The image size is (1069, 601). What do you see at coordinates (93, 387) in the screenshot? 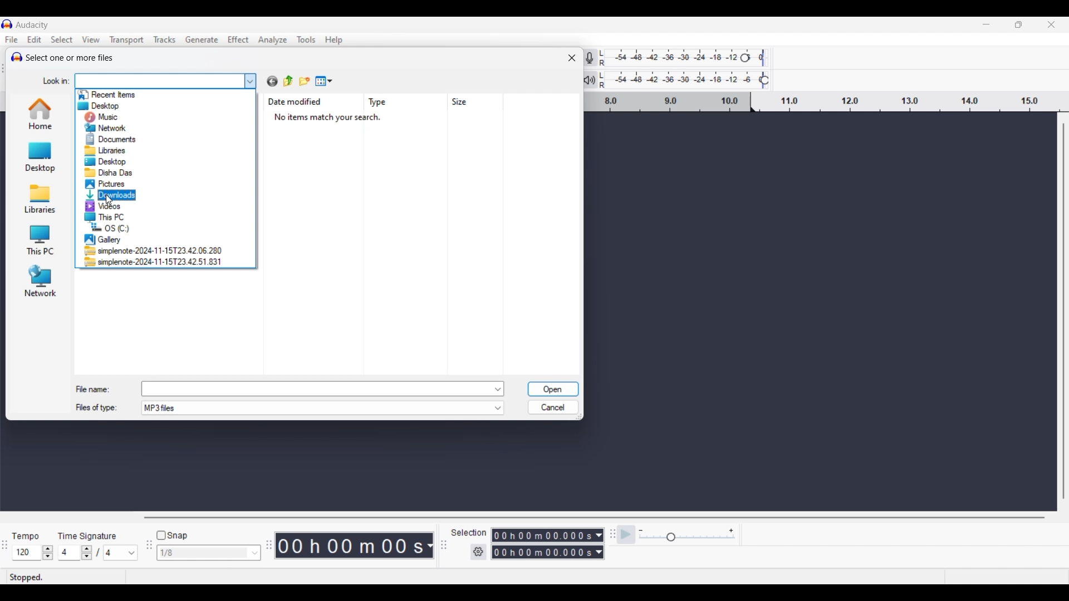
I see `File name:` at bounding box center [93, 387].